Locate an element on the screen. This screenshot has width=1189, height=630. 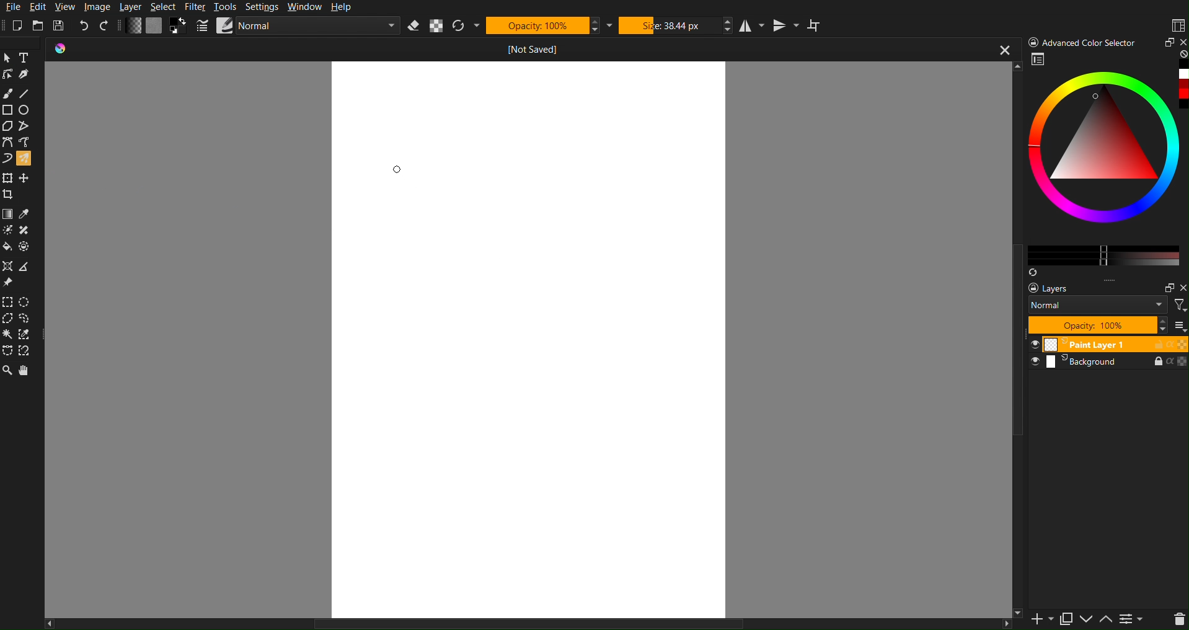
Advanced Color Selector is located at coordinates (1084, 42).